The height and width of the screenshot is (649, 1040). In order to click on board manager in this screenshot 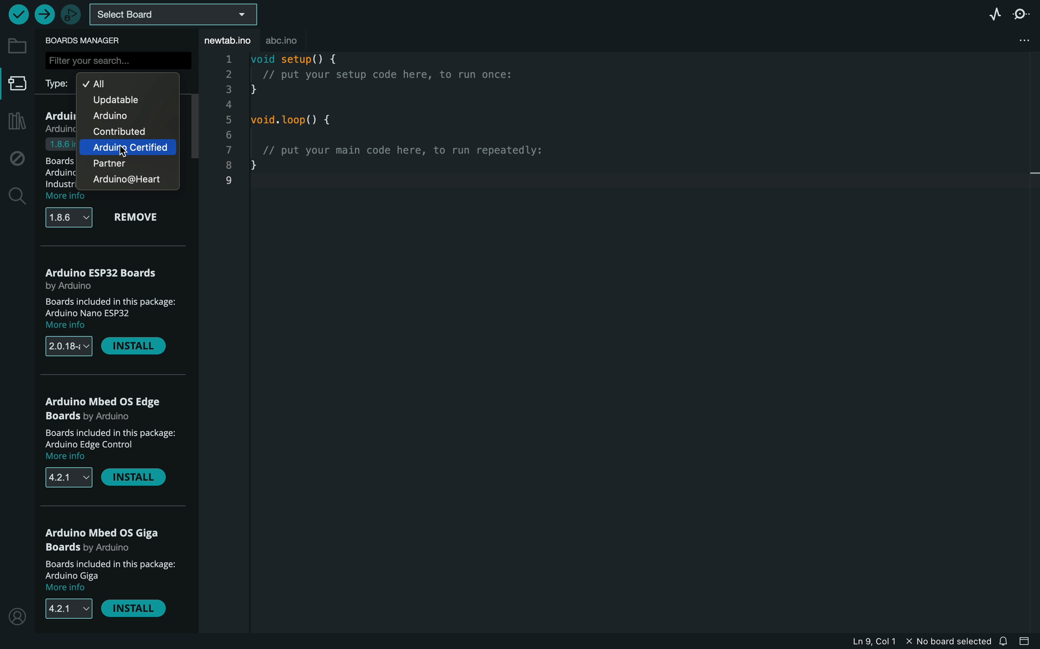, I will do `click(15, 85)`.